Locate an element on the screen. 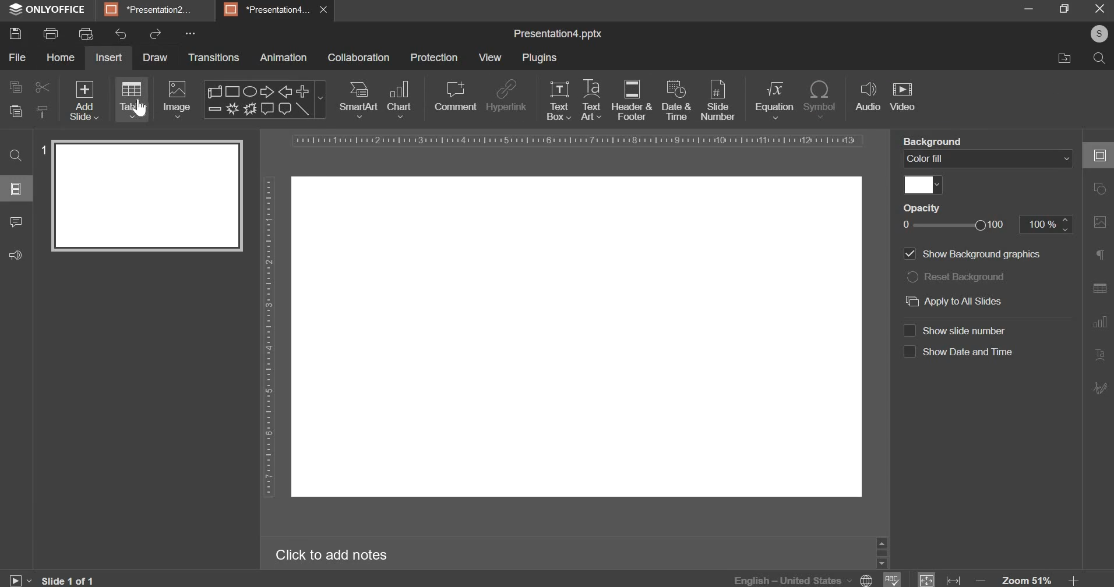  animation is located at coordinates (284, 57).